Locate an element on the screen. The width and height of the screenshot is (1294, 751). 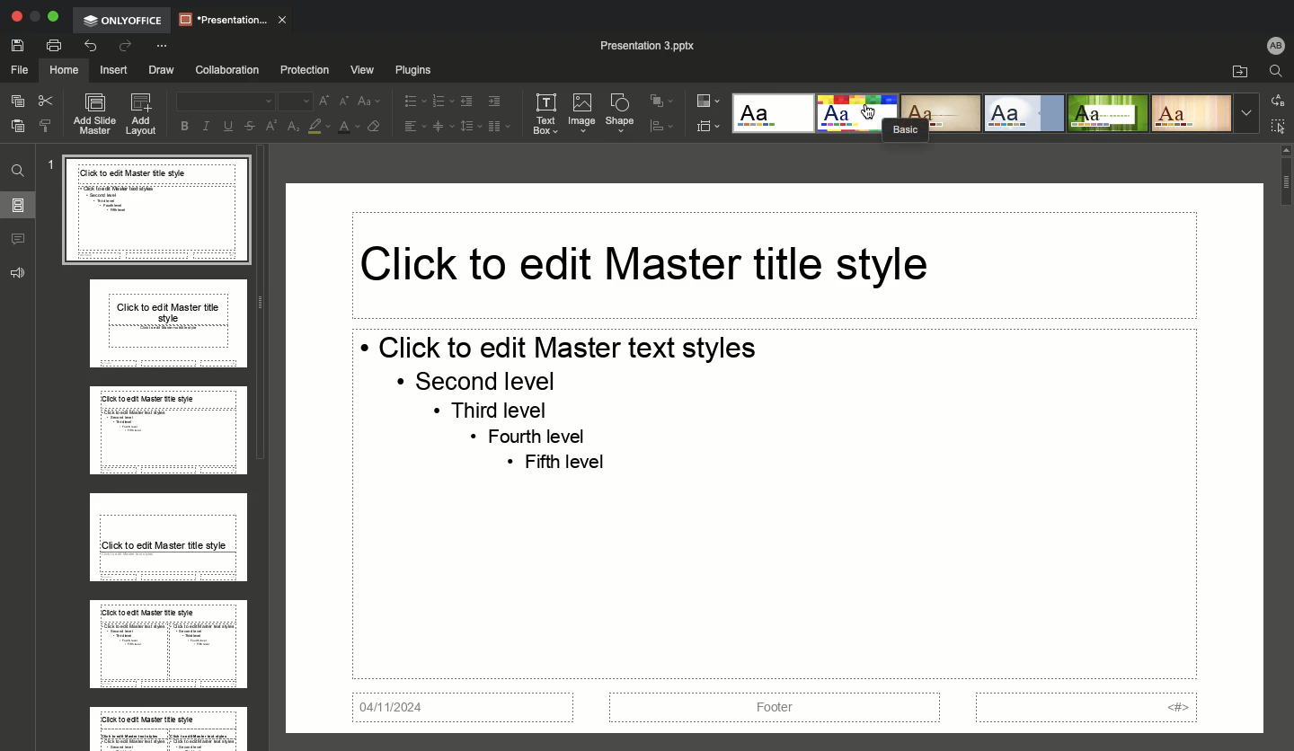
Subscript is located at coordinates (291, 128).